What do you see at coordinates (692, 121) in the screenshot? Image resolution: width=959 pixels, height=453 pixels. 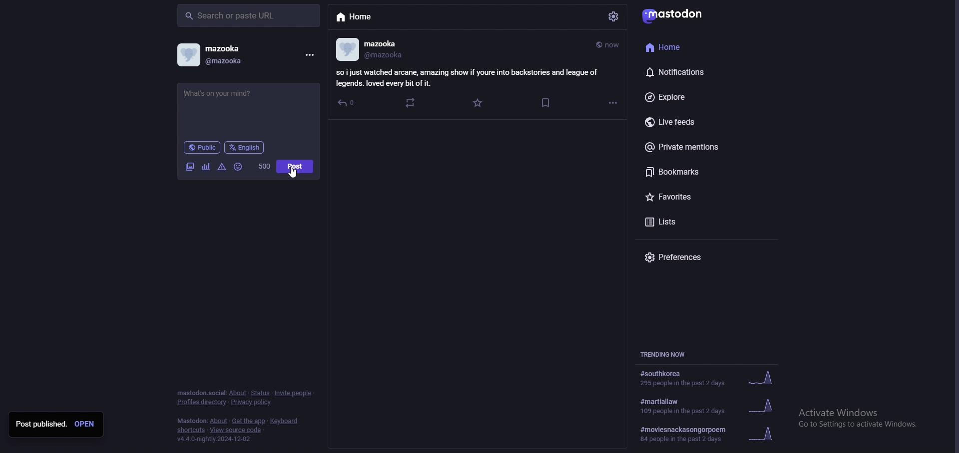 I see `live feeds` at bounding box center [692, 121].